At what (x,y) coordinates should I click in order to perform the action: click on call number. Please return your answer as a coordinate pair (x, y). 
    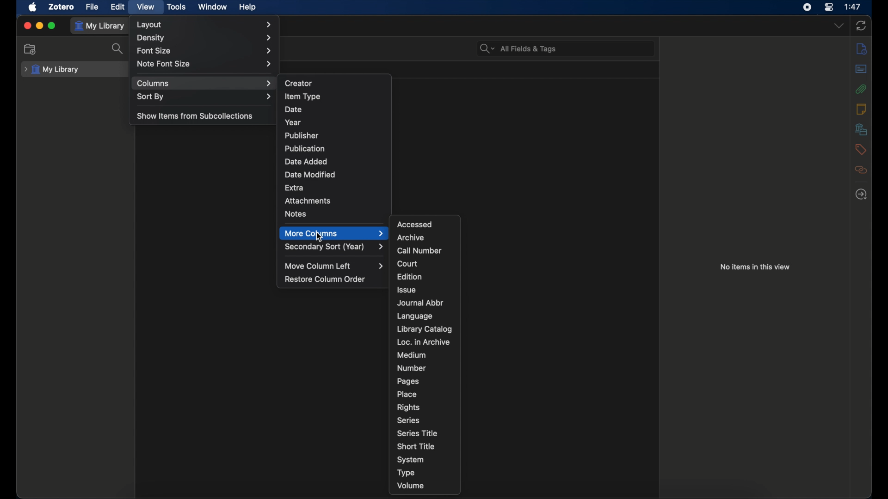
    Looking at the image, I should click on (418, 251).